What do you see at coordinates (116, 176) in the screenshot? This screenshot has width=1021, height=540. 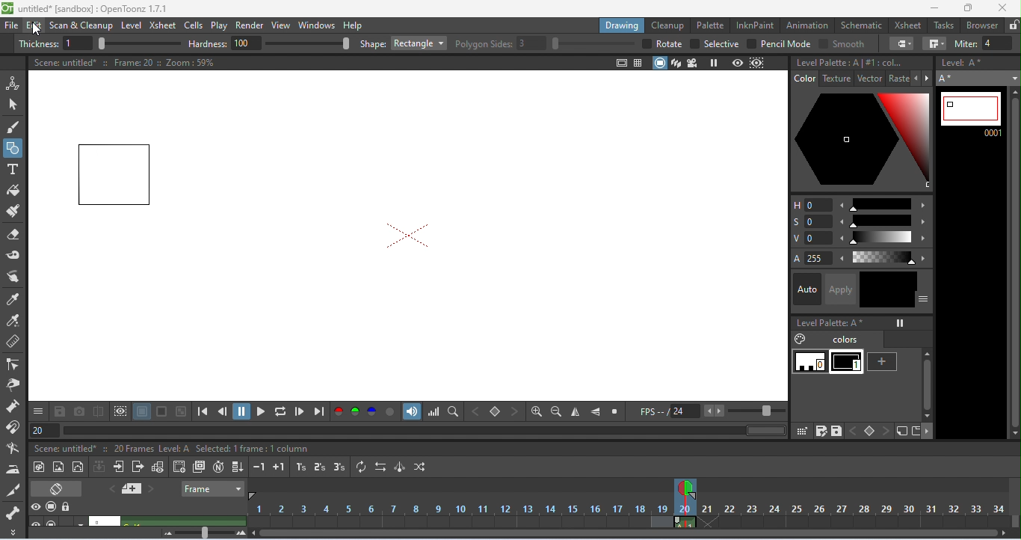 I see `rectangle` at bounding box center [116, 176].